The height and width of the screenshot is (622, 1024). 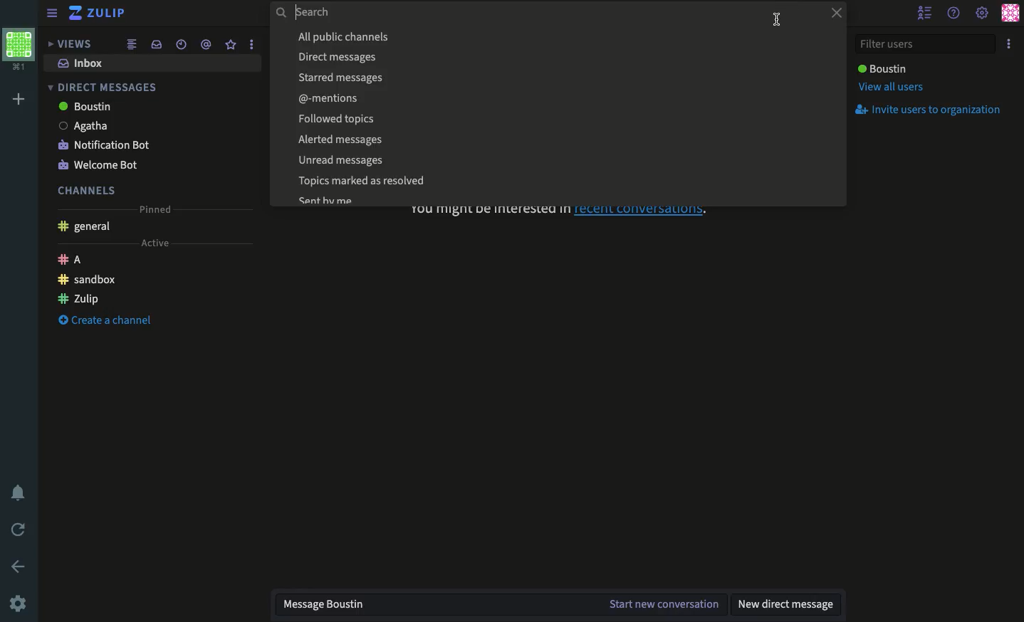 What do you see at coordinates (80, 63) in the screenshot?
I see `Inbox` at bounding box center [80, 63].